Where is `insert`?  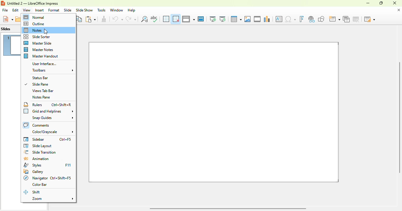 insert is located at coordinates (39, 10).